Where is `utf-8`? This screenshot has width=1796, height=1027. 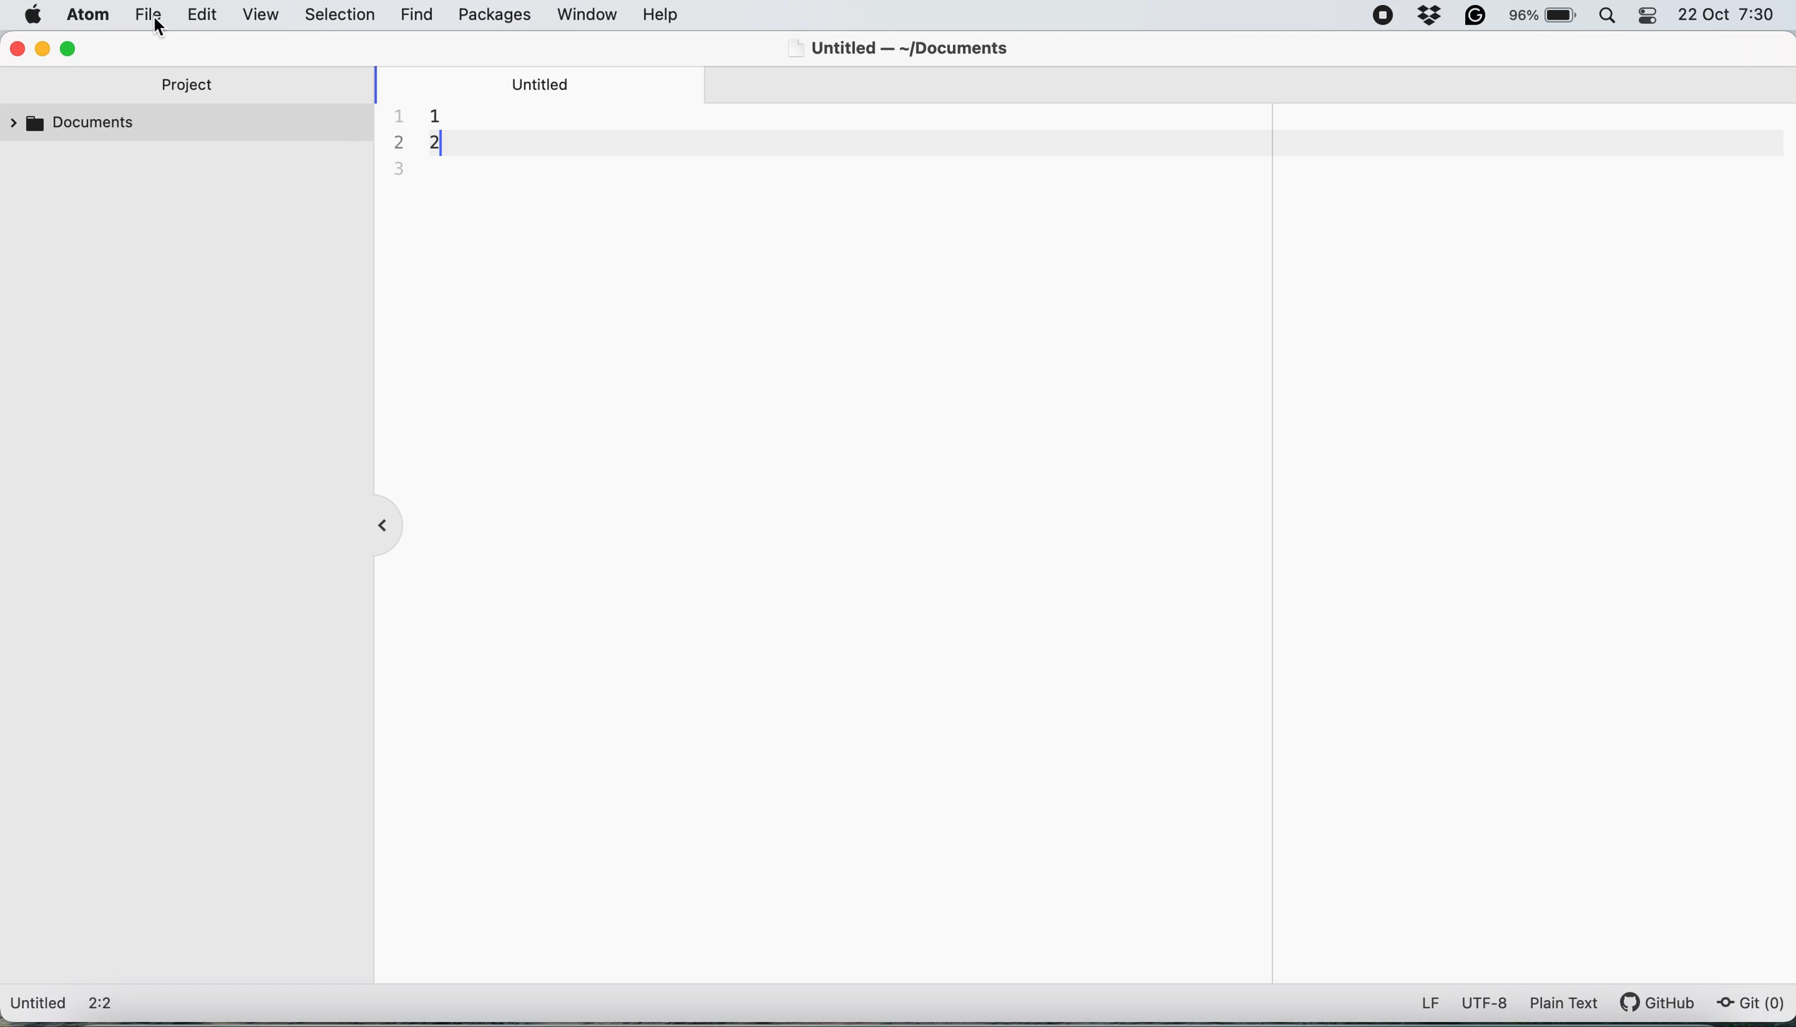
utf-8 is located at coordinates (1484, 1003).